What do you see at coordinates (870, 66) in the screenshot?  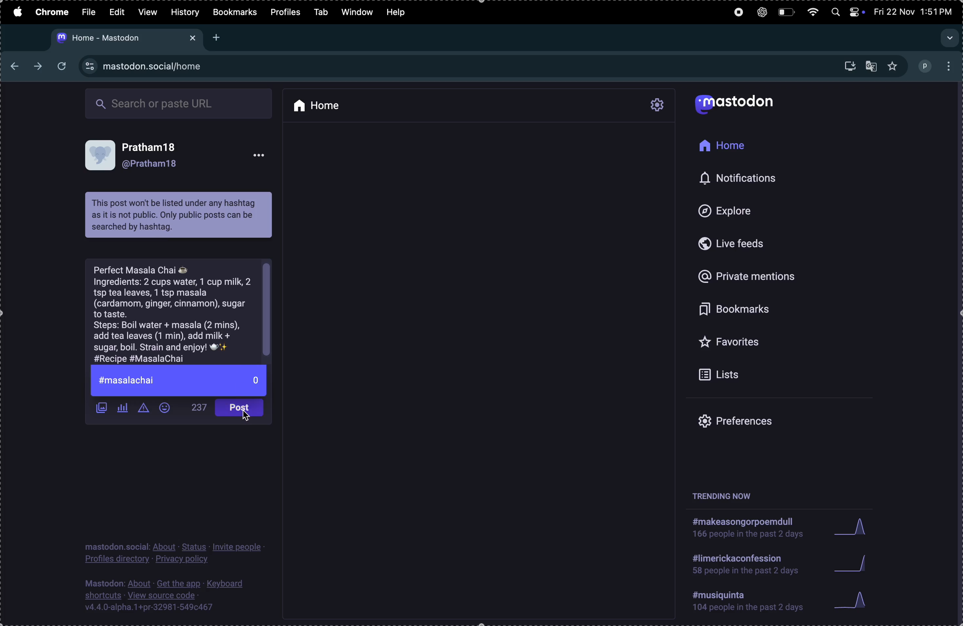 I see `translate` at bounding box center [870, 66].